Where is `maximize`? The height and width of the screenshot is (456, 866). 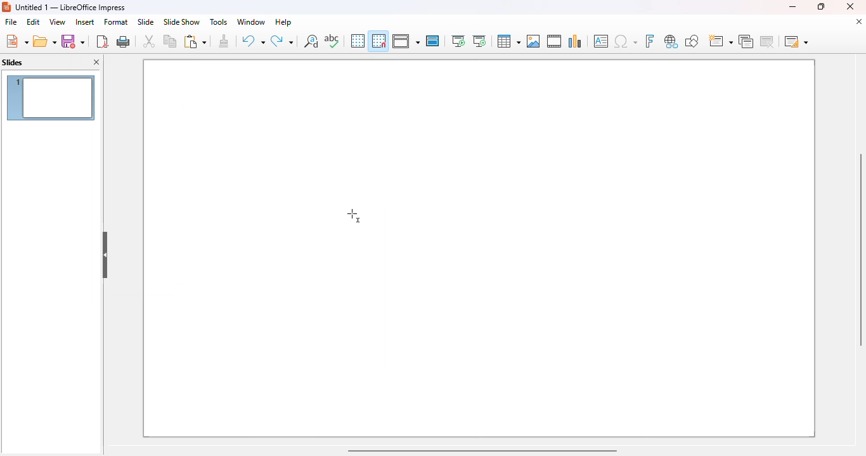 maximize is located at coordinates (820, 6).